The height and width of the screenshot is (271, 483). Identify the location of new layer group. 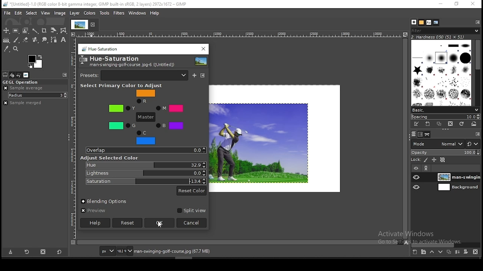
(414, 252).